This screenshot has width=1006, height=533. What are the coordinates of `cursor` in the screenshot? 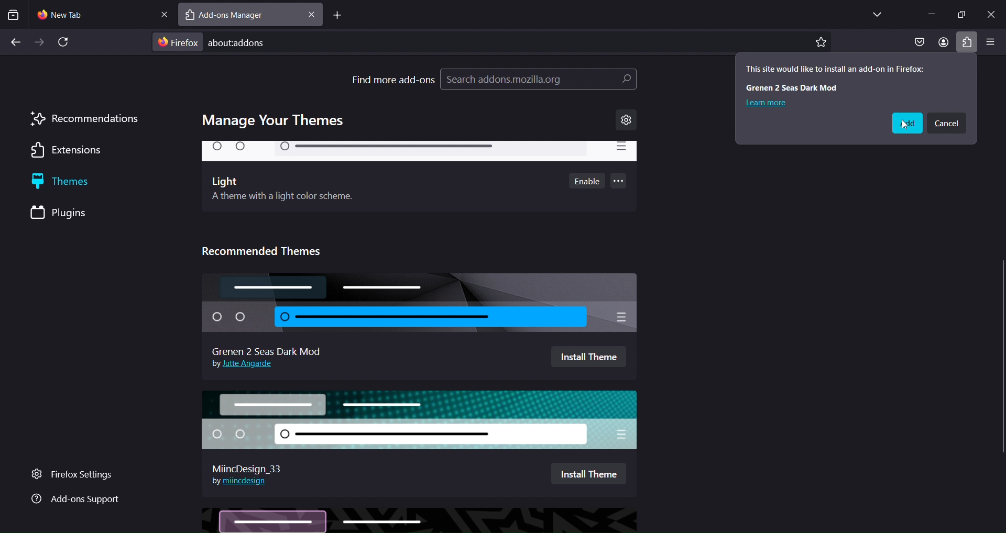 It's located at (906, 126).